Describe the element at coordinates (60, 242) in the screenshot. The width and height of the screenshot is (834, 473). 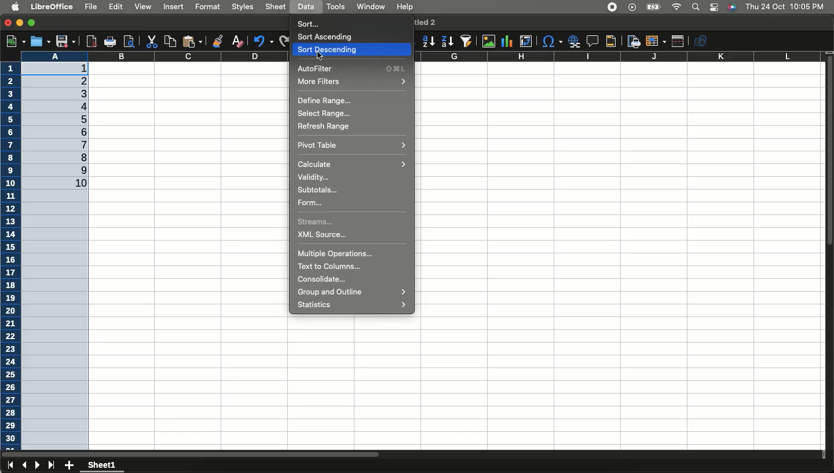
I see `Column A selected` at that location.